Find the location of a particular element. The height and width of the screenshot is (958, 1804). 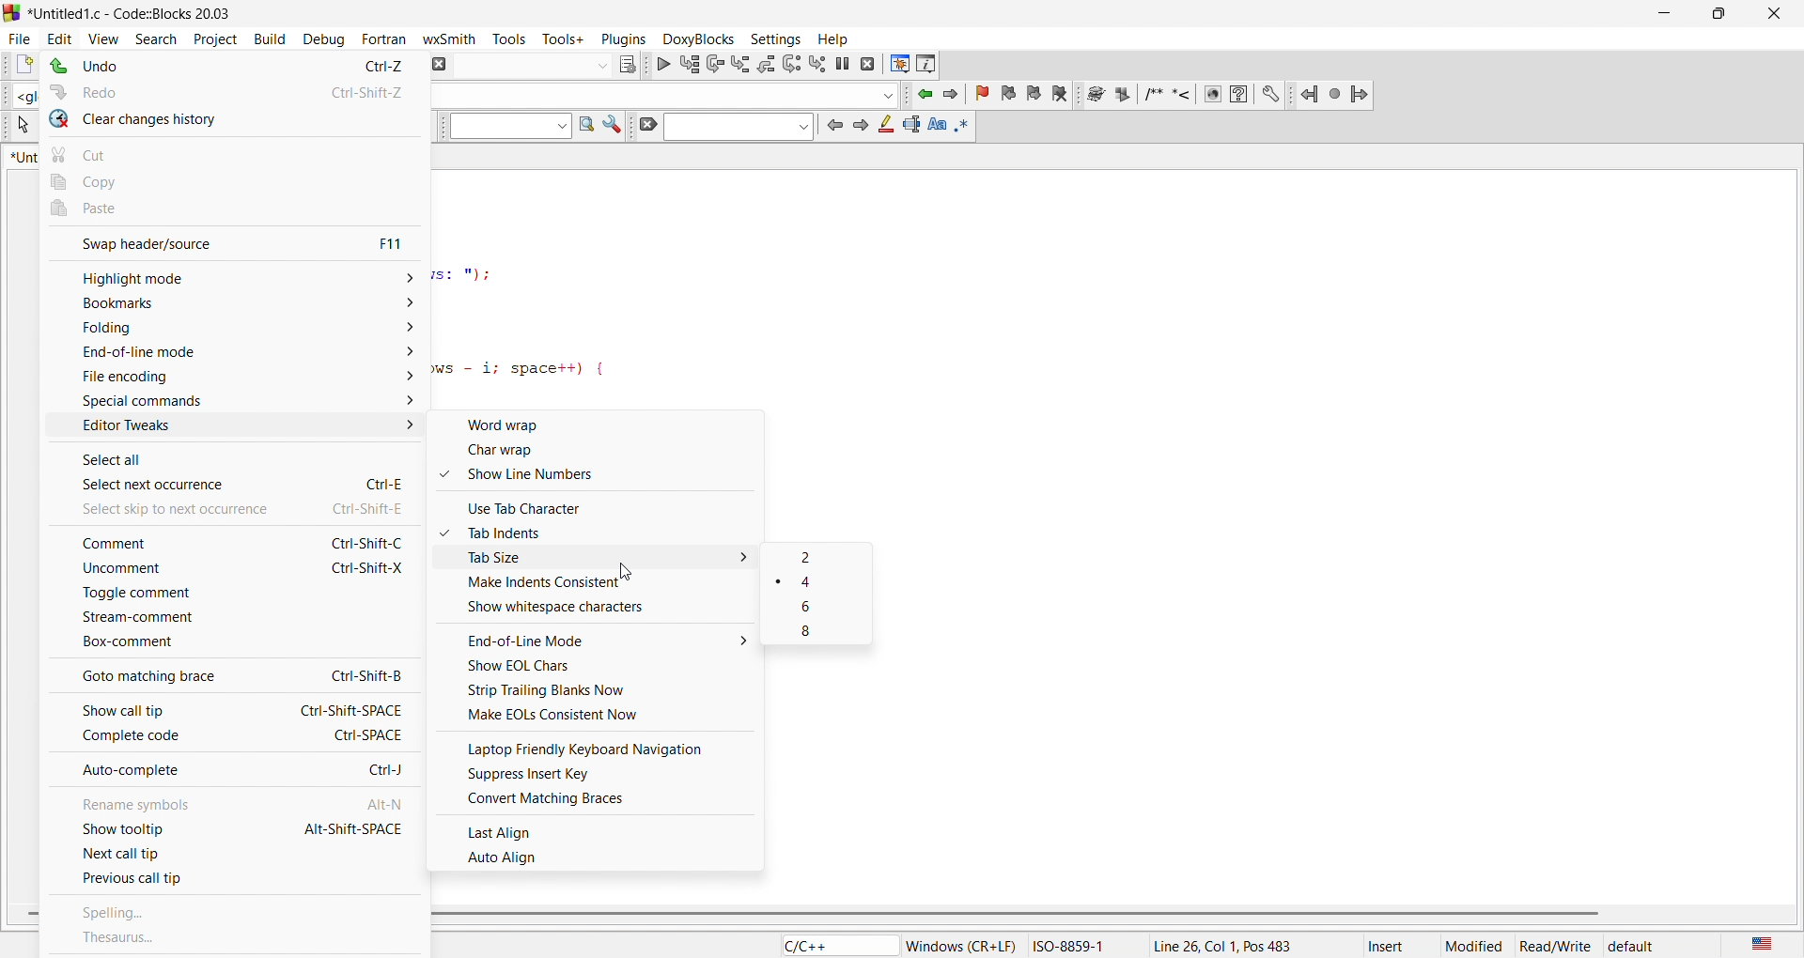

bookmarks is located at coordinates (233, 306).